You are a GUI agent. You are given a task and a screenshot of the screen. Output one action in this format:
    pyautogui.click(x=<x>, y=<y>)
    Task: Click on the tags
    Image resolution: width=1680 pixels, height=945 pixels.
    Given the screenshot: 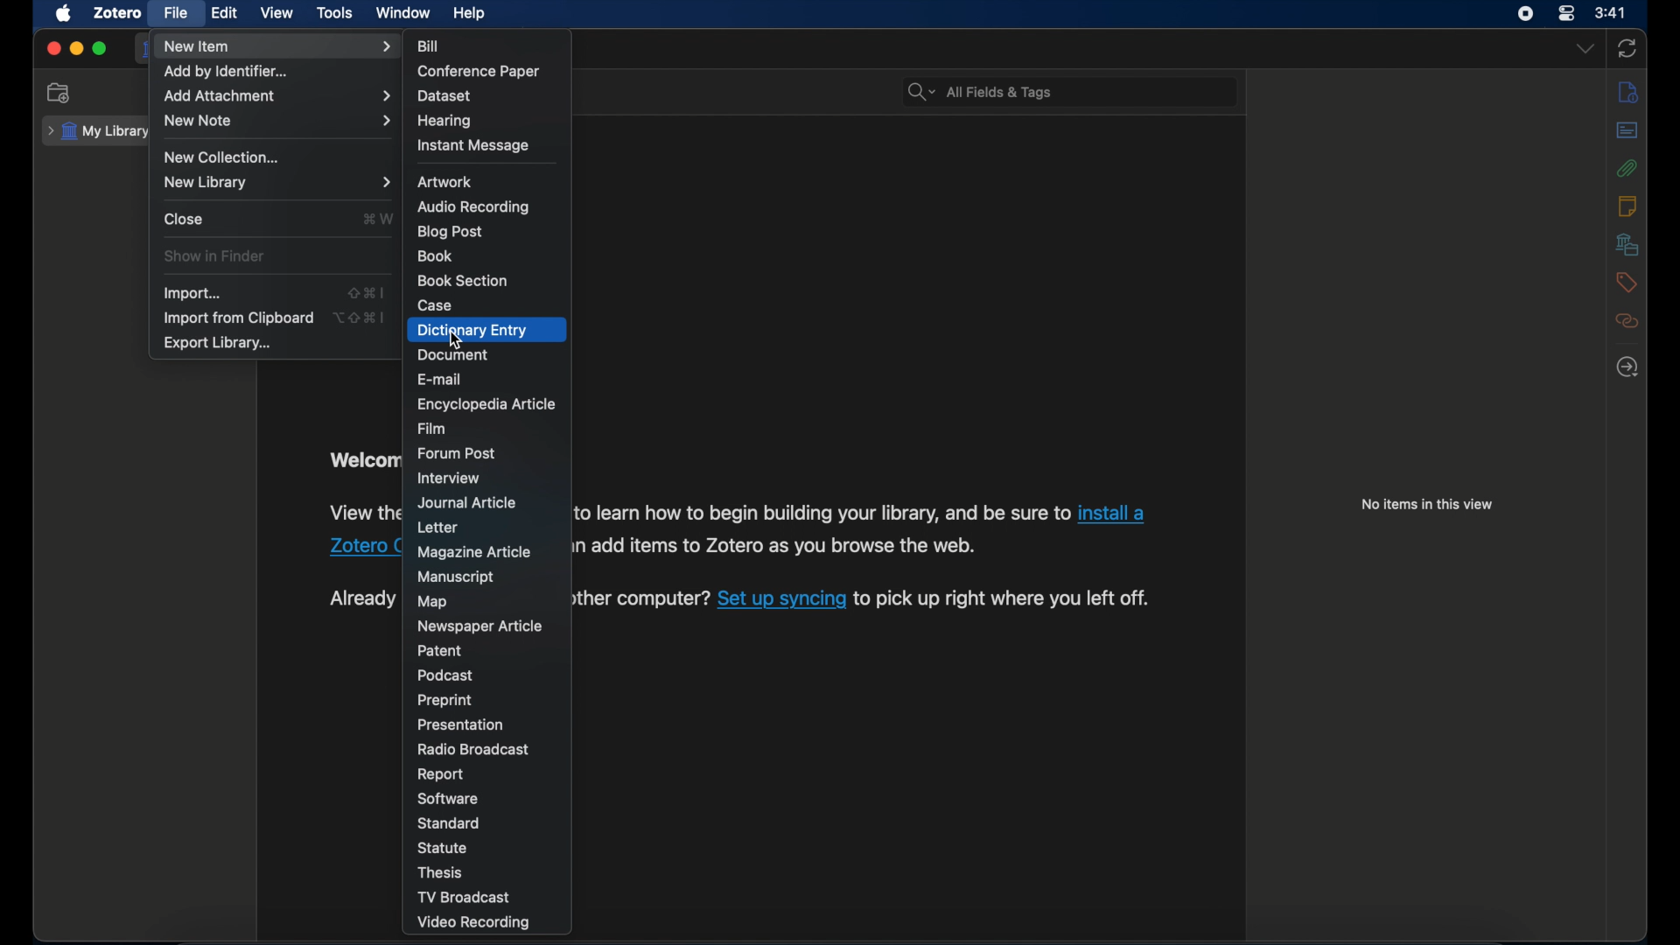 What is the action you would take?
    pyautogui.click(x=1627, y=283)
    